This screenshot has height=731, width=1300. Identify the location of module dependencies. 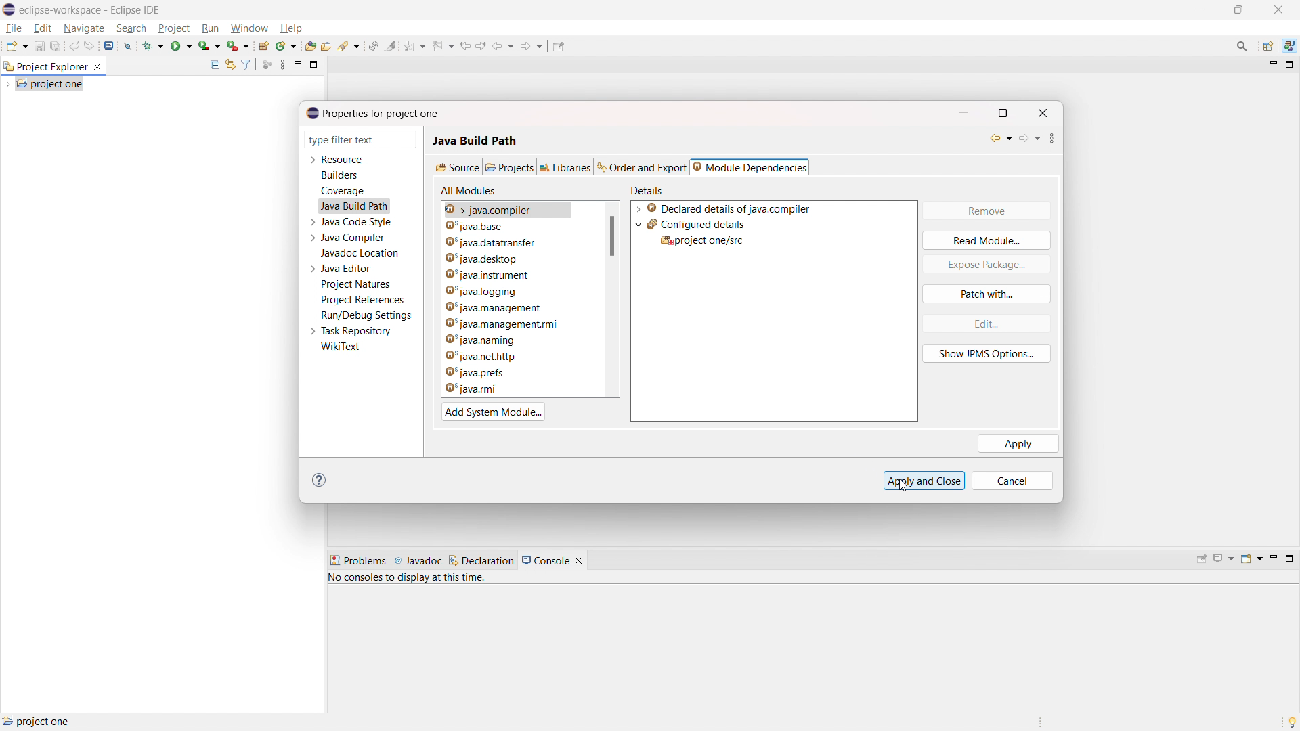
(749, 167).